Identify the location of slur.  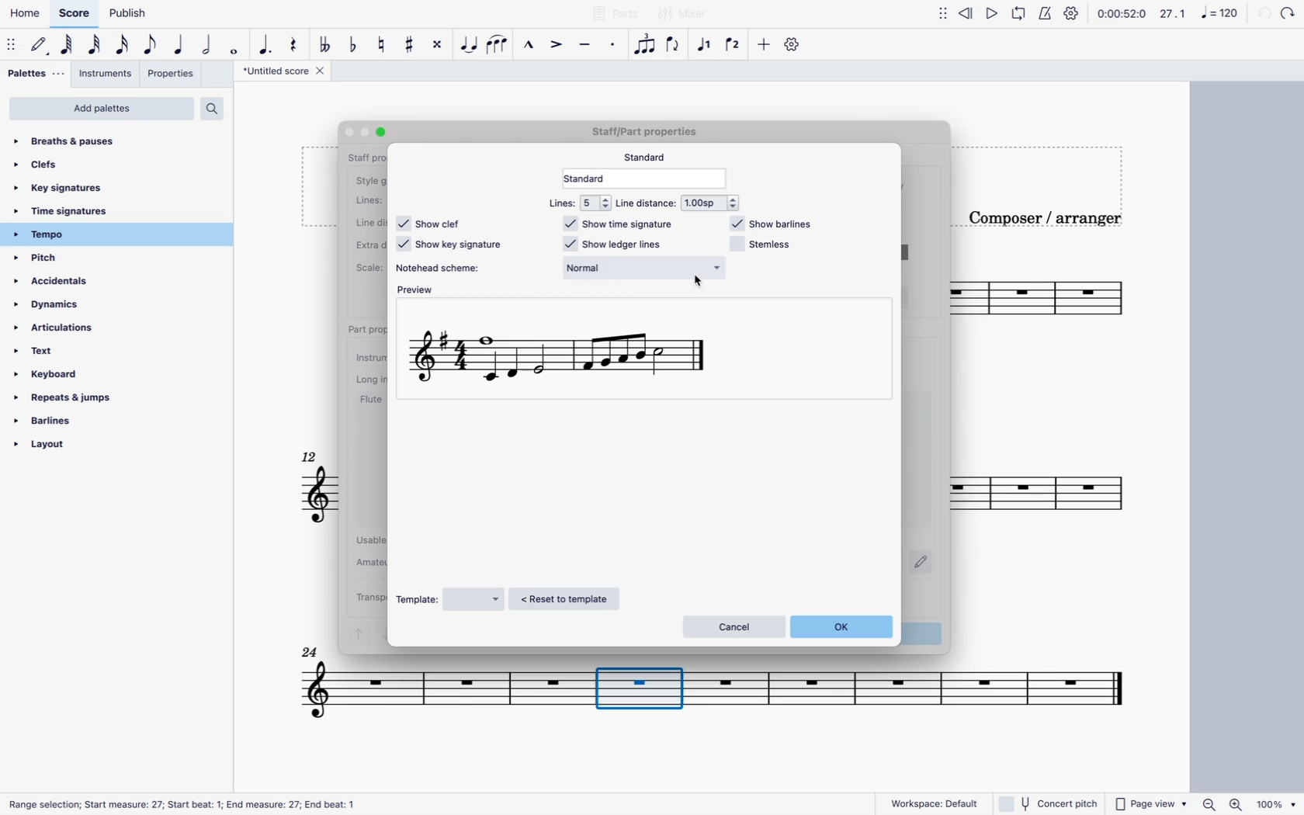
(499, 45).